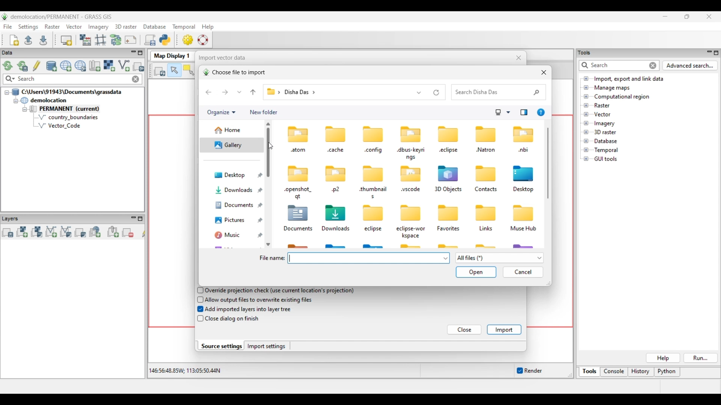 This screenshot has height=405, width=721. What do you see at coordinates (15, 101) in the screenshot?
I see `Collapse demolition` at bounding box center [15, 101].